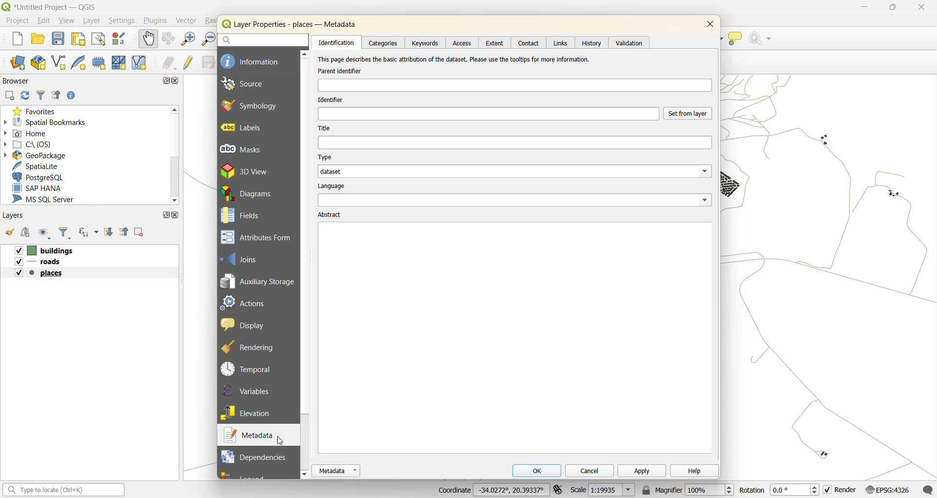  Describe the element at coordinates (157, 20) in the screenshot. I see `plugins` at that location.